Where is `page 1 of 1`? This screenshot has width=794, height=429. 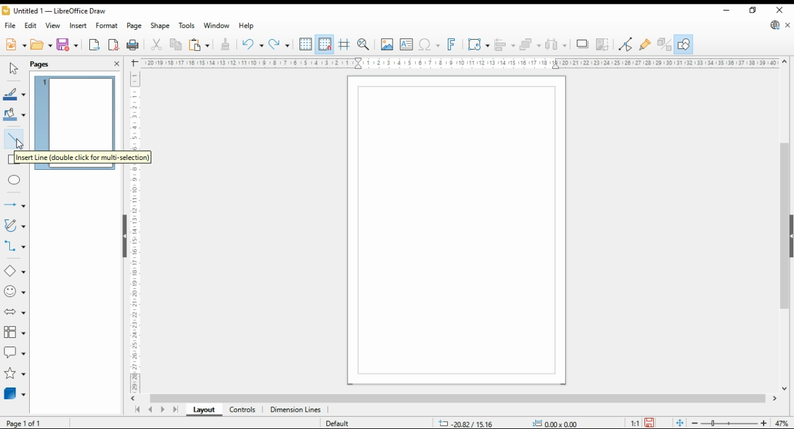
page 1 of 1 is located at coordinates (29, 423).